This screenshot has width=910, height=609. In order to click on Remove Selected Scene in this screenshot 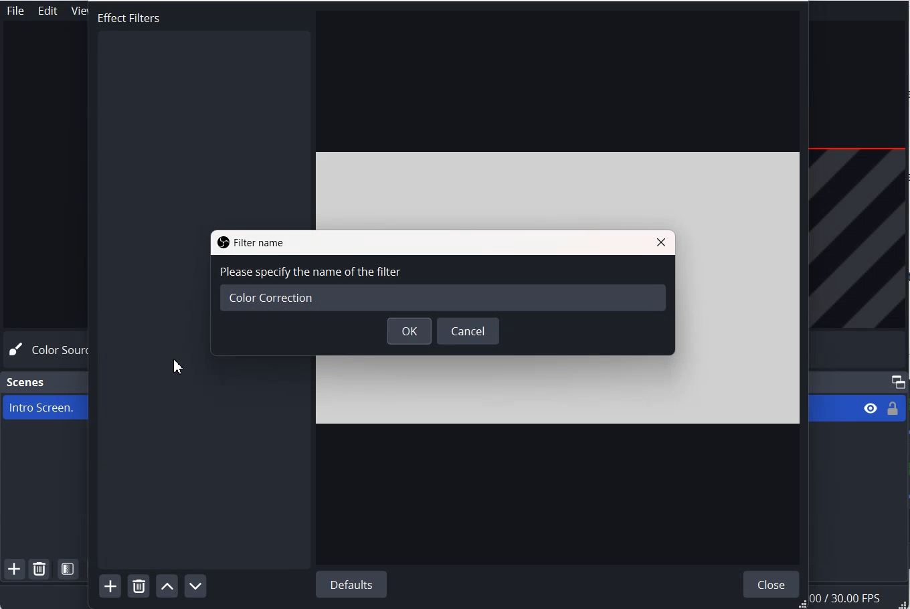, I will do `click(40, 570)`.